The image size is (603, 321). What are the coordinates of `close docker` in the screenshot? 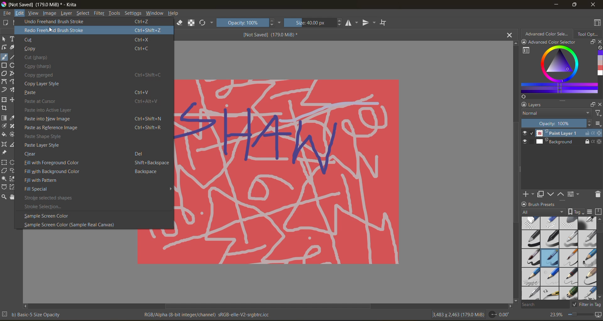 It's located at (599, 105).